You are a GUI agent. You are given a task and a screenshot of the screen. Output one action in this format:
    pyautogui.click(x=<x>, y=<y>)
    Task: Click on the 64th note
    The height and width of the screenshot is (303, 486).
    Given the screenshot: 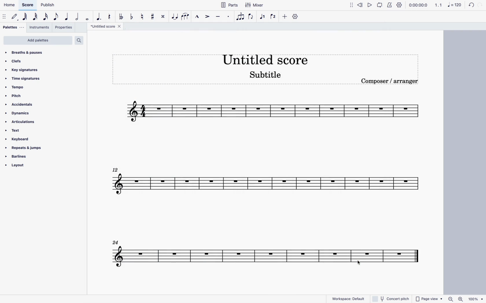 What is the action you would take?
    pyautogui.click(x=25, y=16)
    